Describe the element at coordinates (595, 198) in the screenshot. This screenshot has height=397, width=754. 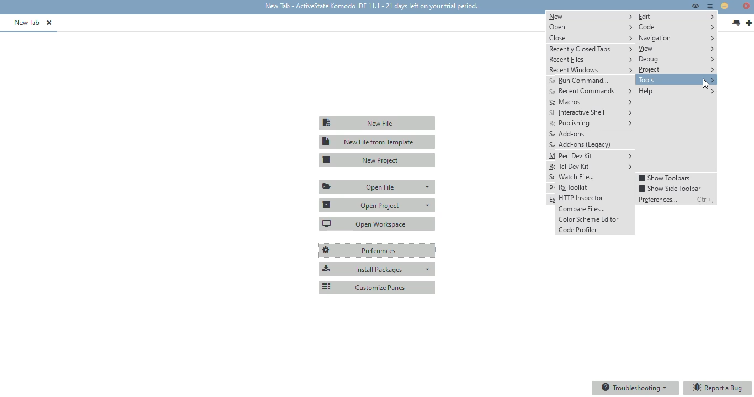
I see `HTTP Inspector` at that location.